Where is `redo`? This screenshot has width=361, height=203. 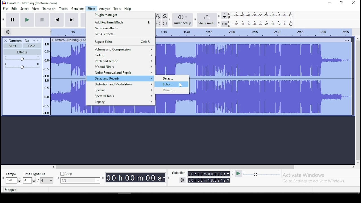
redo is located at coordinates (165, 23).